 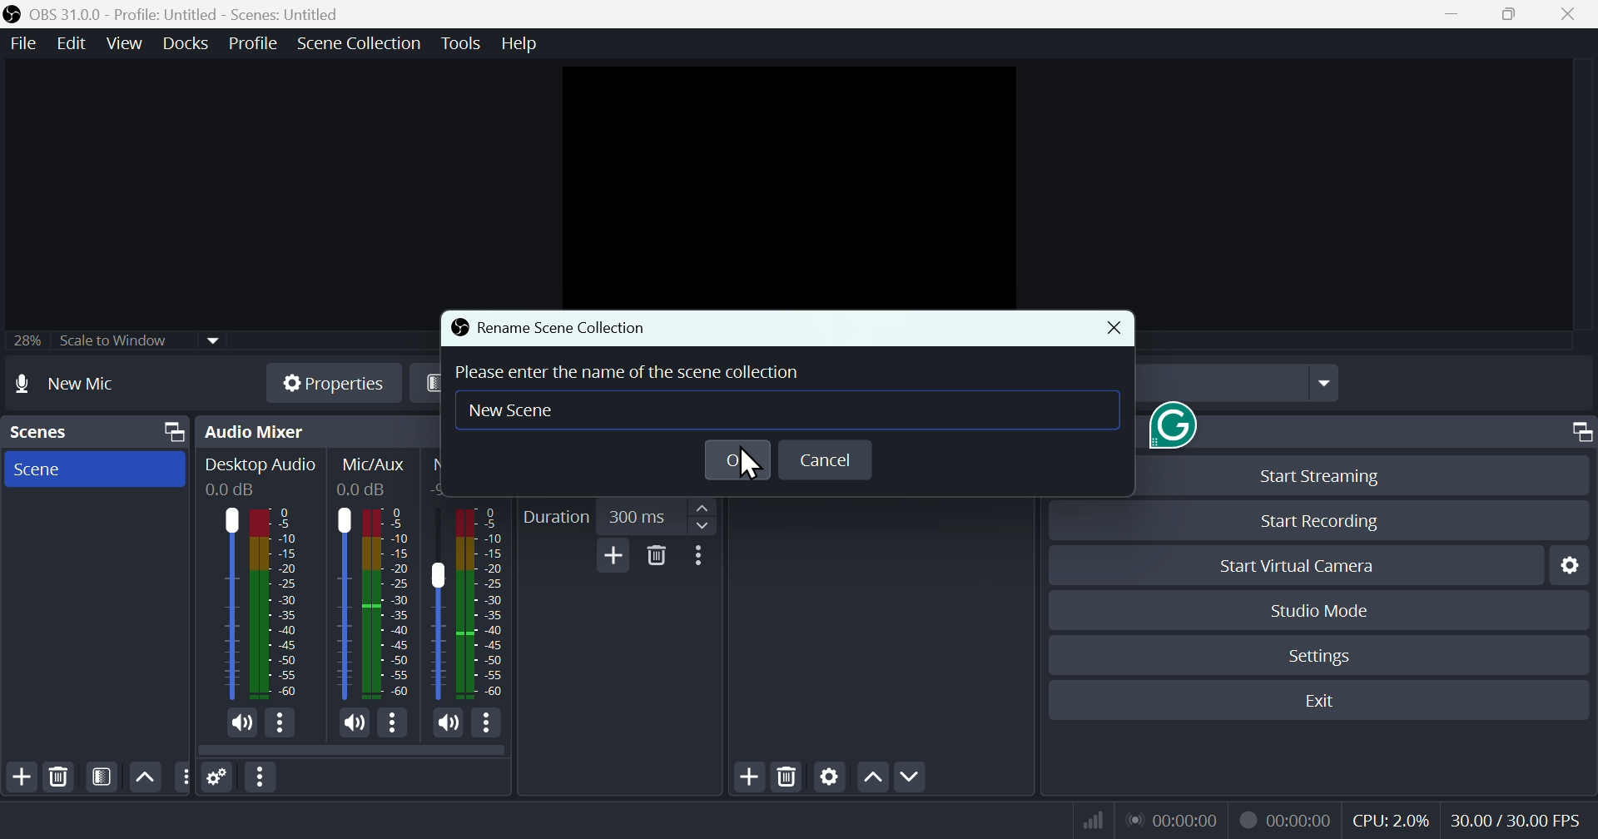 I want to click on More Options, so click(x=282, y=723).